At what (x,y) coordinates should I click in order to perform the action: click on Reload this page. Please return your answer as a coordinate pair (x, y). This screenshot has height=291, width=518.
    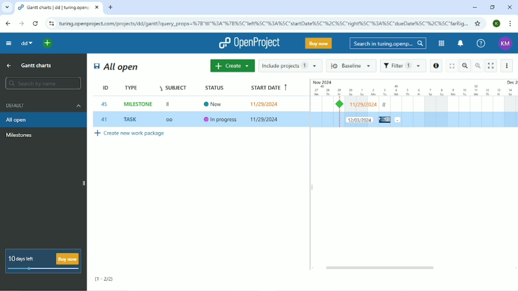
    Looking at the image, I should click on (36, 23).